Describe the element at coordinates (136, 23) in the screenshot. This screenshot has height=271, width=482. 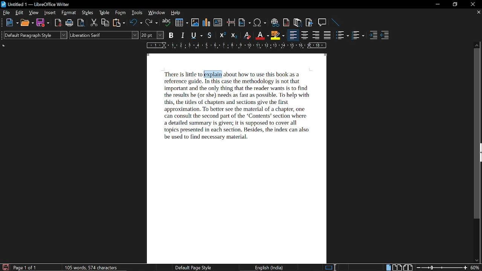
I see `undo` at that location.